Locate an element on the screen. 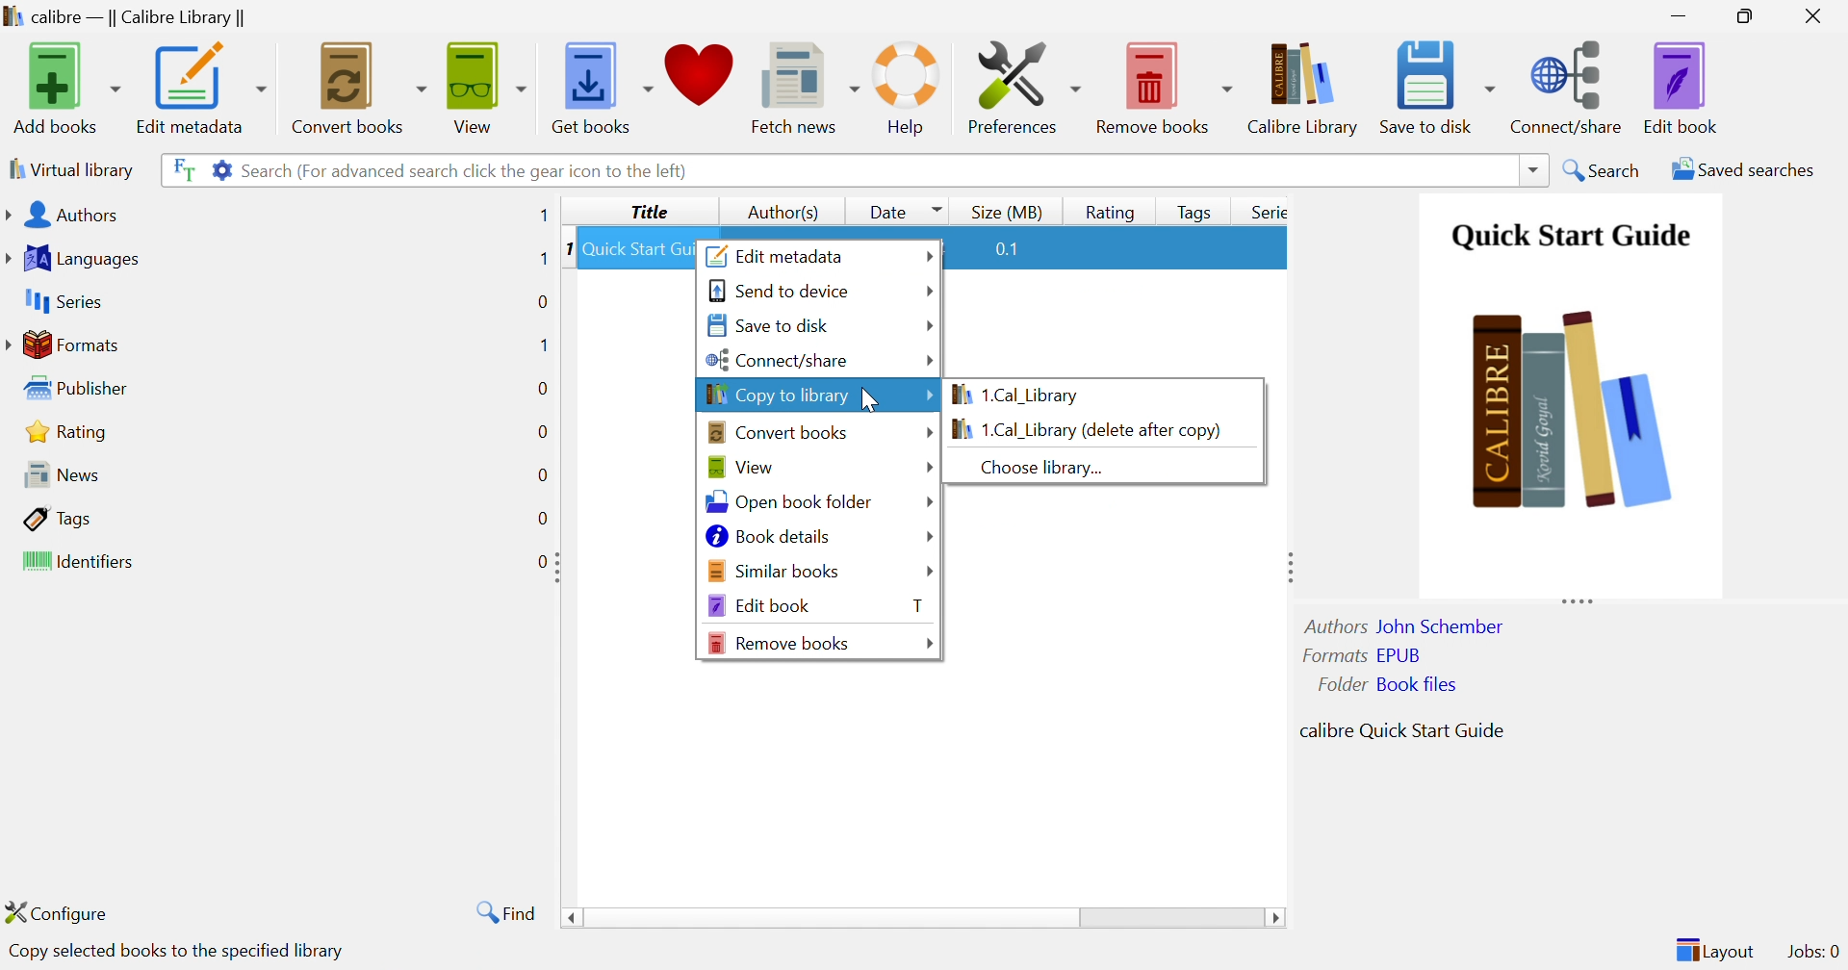  Advanced search is located at coordinates (217, 169).